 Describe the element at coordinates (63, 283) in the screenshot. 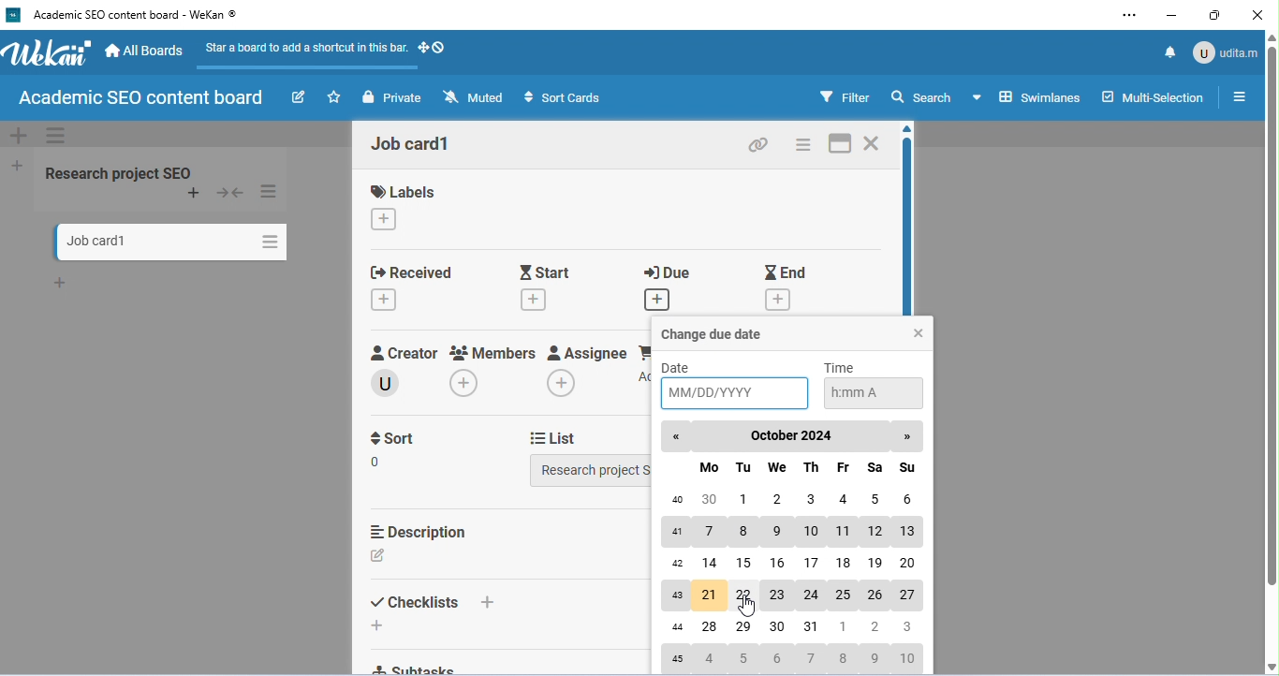

I see `add card to bottom` at that location.